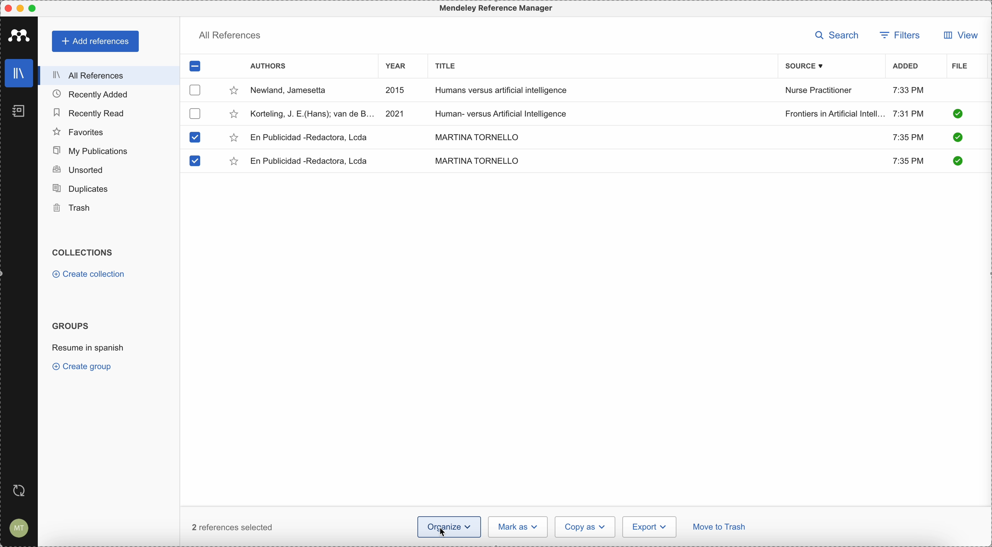  Describe the element at coordinates (910, 162) in the screenshot. I see `7:35 PM` at that location.